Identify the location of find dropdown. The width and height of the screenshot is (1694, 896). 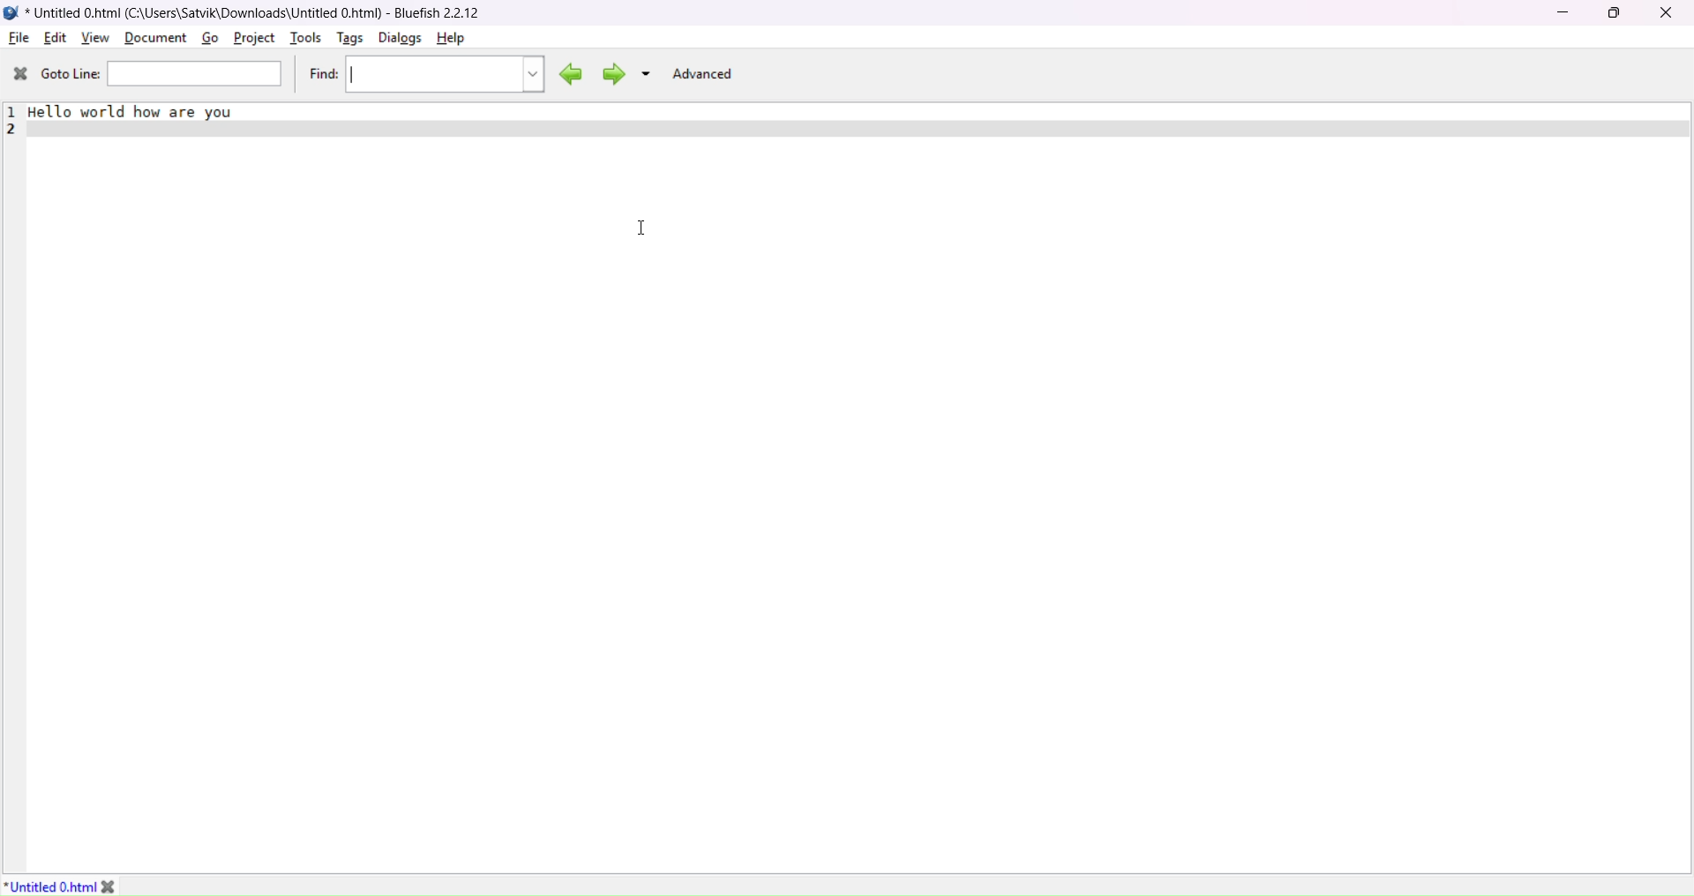
(533, 71).